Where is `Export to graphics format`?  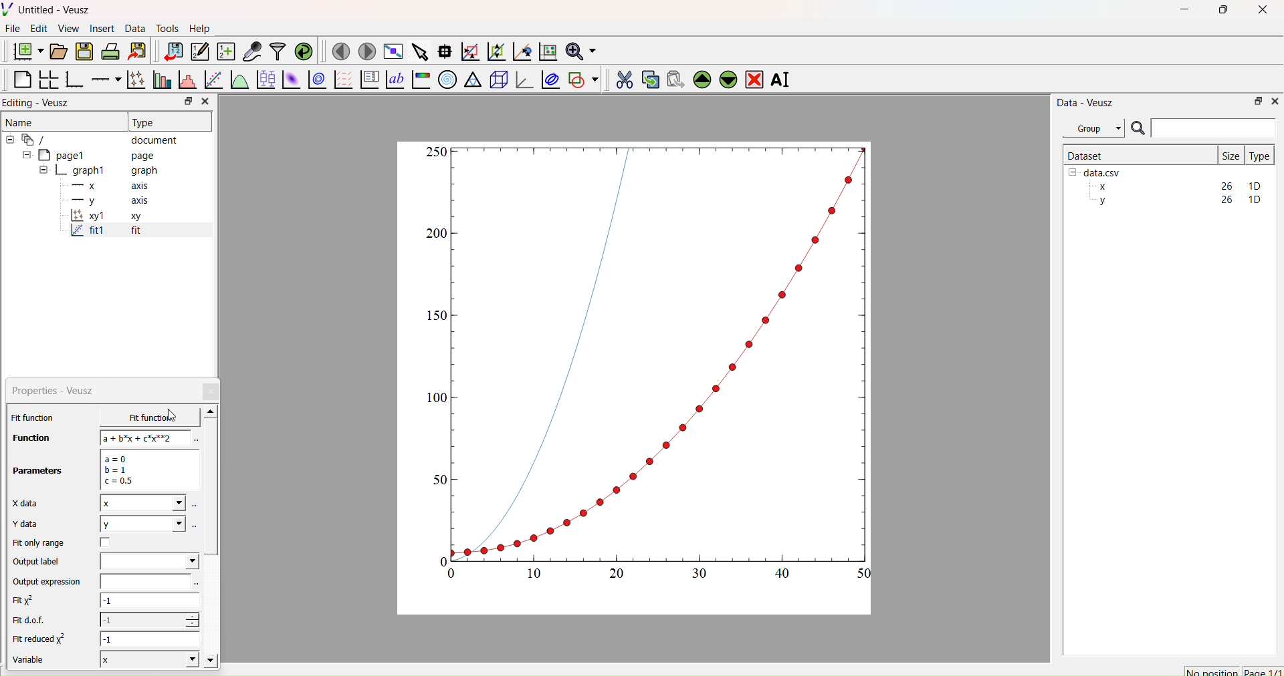 Export to graphics format is located at coordinates (137, 52).